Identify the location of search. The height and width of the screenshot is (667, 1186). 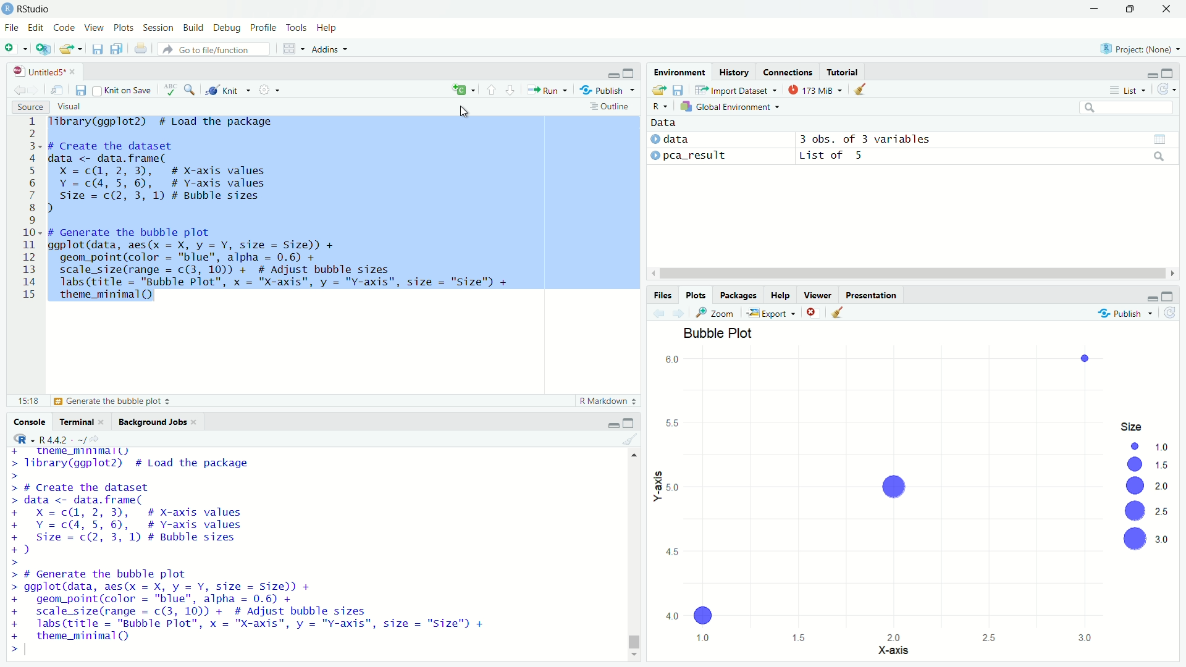
(1129, 107).